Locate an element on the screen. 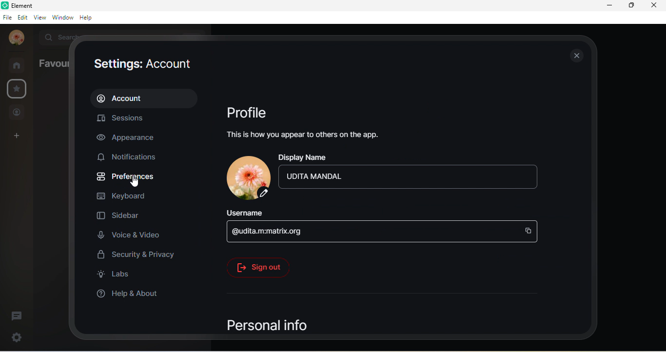  quick settings is located at coordinates (13, 337).